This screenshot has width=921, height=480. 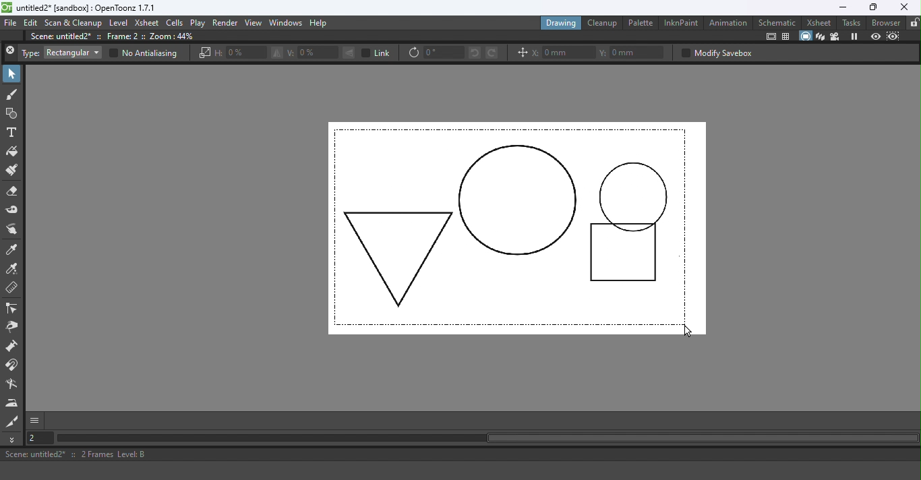 What do you see at coordinates (818, 22) in the screenshot?
I see `Xsheet` at bounding box center [818, 22].